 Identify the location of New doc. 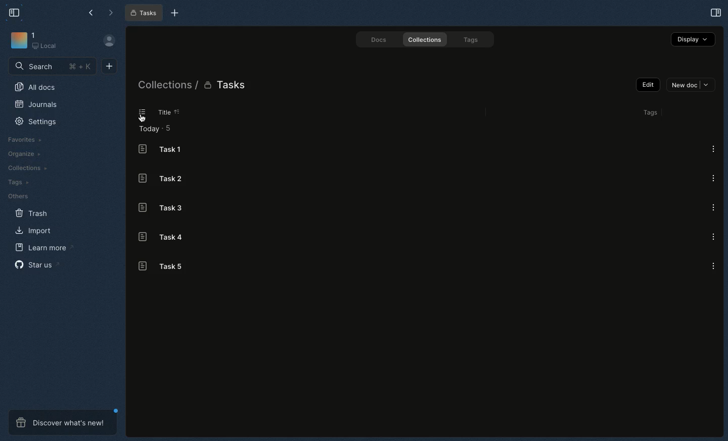
(690, 85).